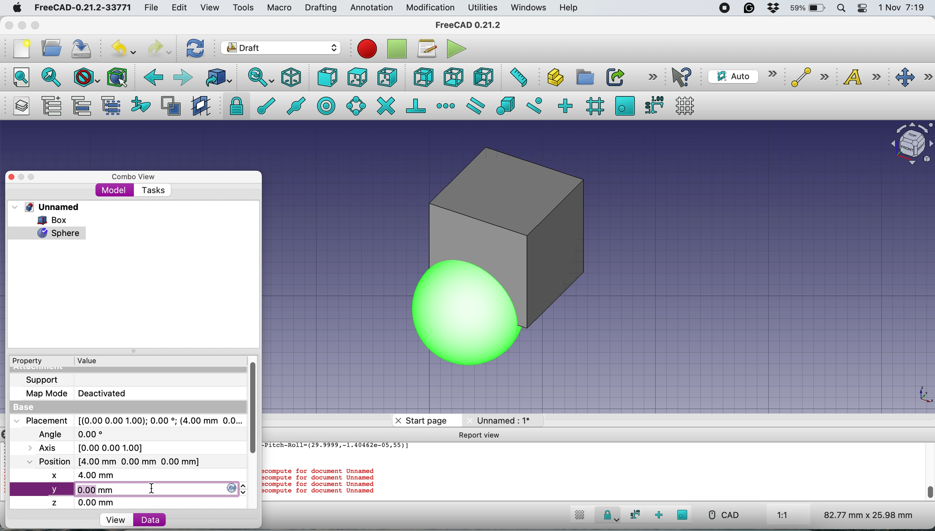  I want to click on snap lock, so click(607, 516).